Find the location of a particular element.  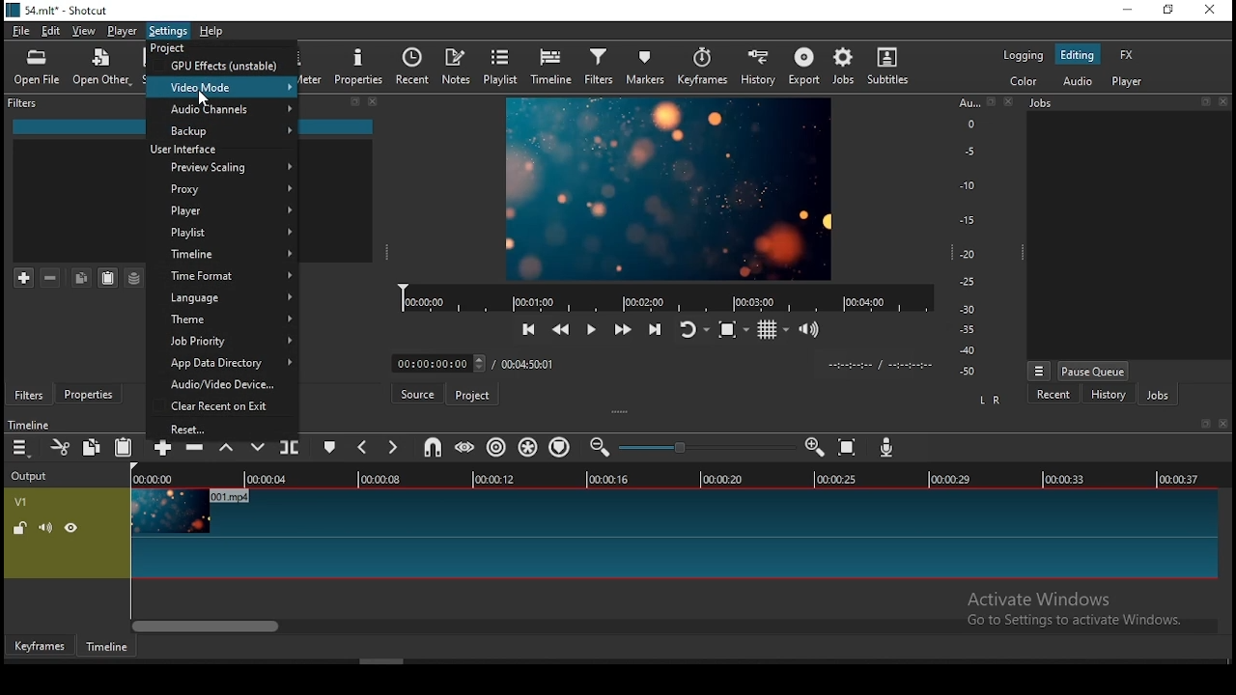

jobs is located at coordinates (1043, 102).